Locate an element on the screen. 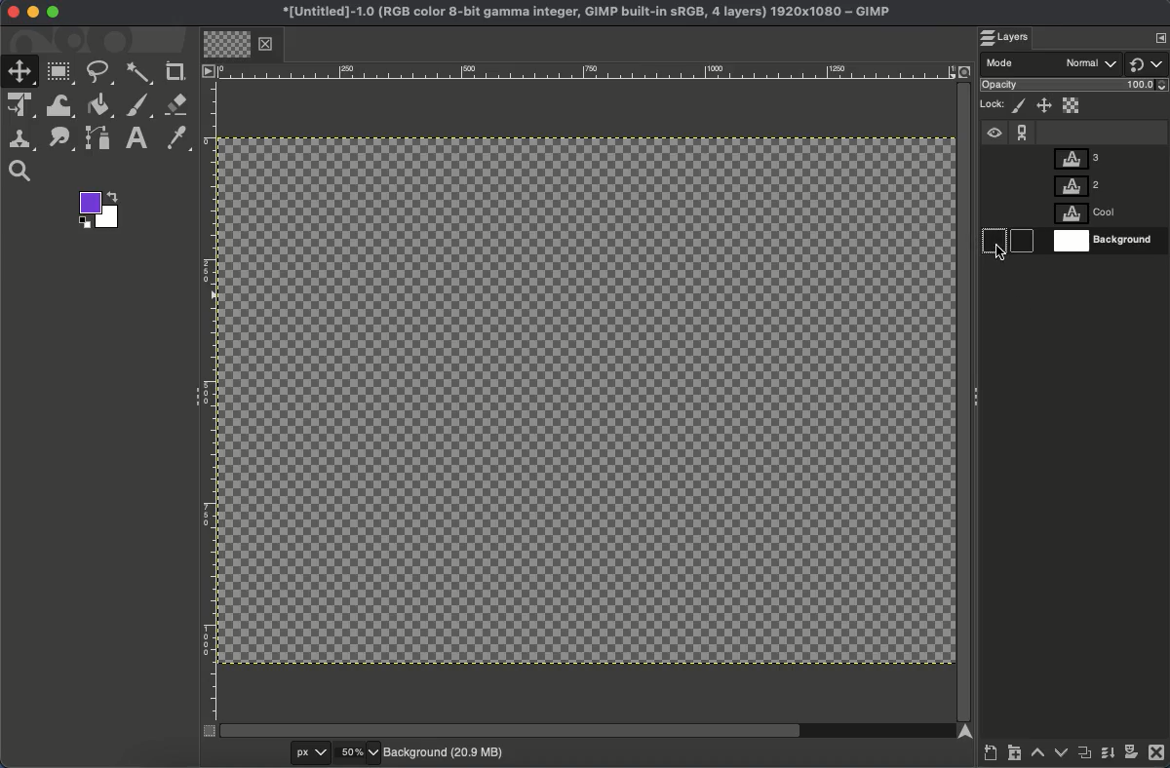 Image resolution: width=1170 pixels, height=768 pixels. Rectangular select is located at coordinates (61, 72).